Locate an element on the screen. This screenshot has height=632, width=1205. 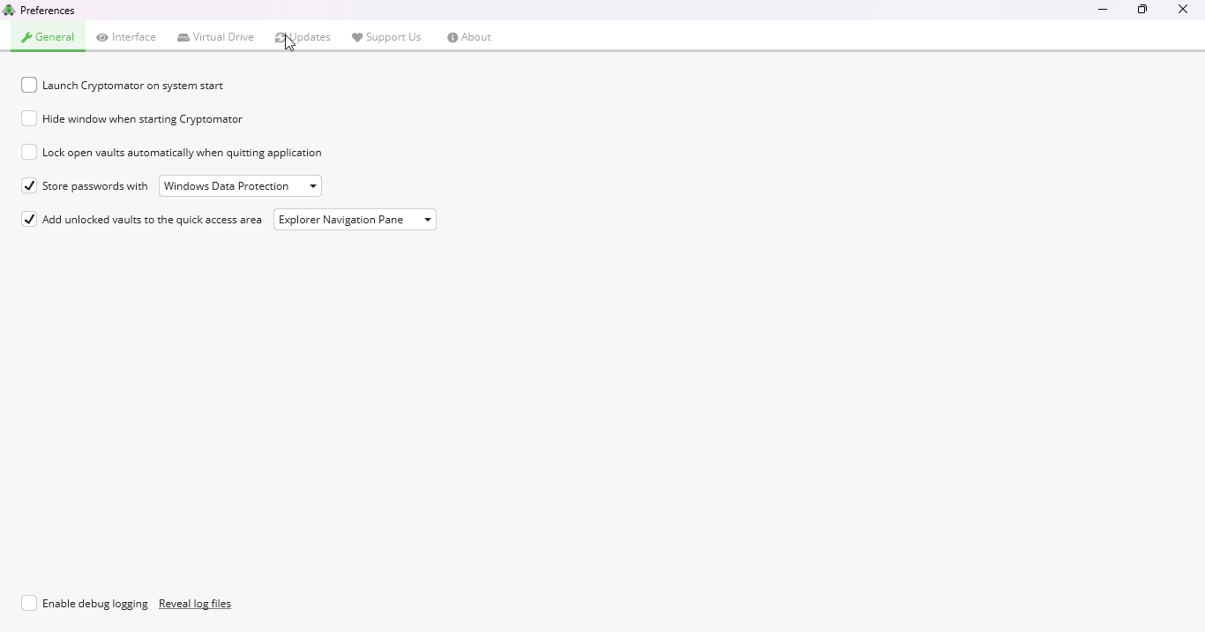
updates is located at coordinates (303, 37).